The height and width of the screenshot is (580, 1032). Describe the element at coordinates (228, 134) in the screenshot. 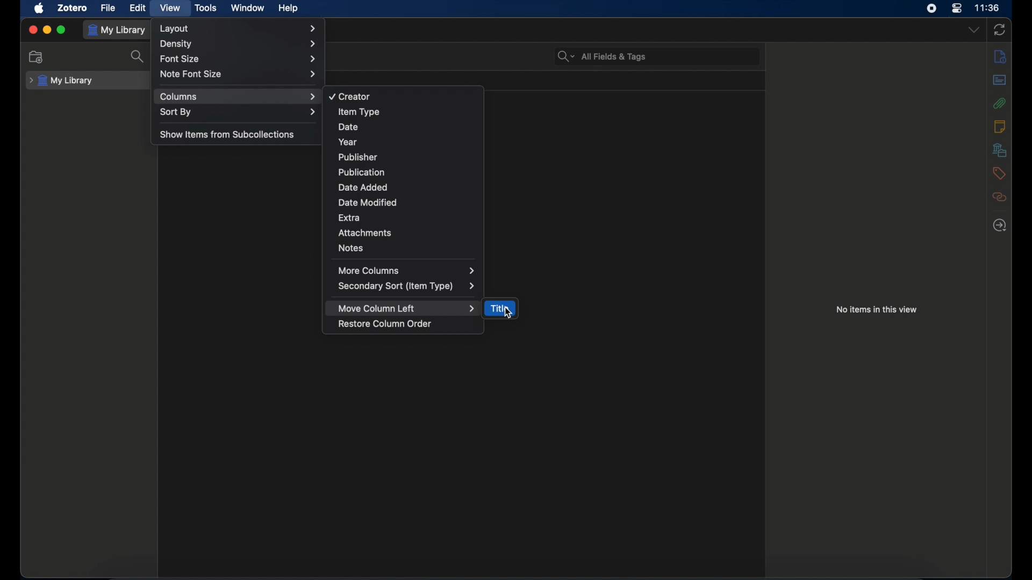

I see `show items from subcollections` at that location.